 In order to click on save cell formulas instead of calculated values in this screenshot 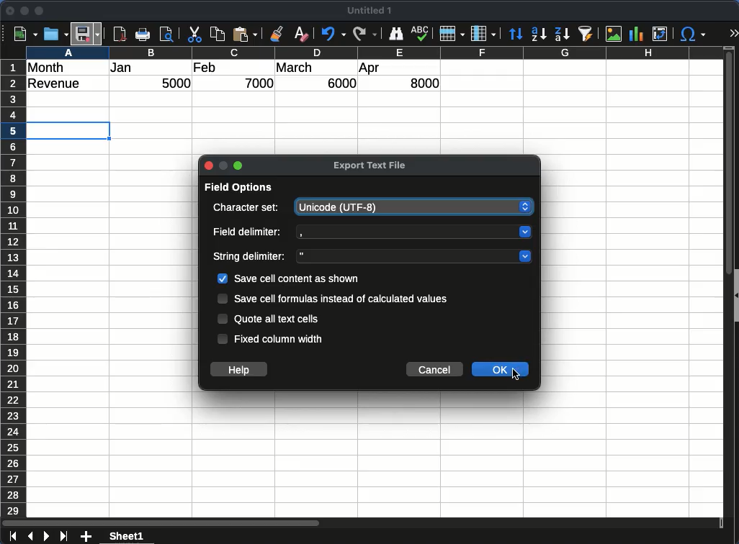, I will do `click(341, 298)`.